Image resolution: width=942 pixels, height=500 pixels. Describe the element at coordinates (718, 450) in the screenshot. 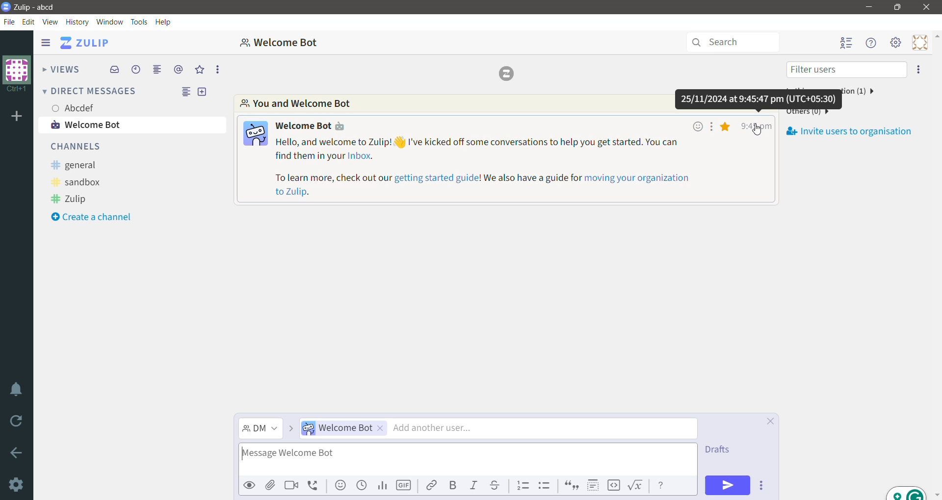

I see `Drafts` at that location.